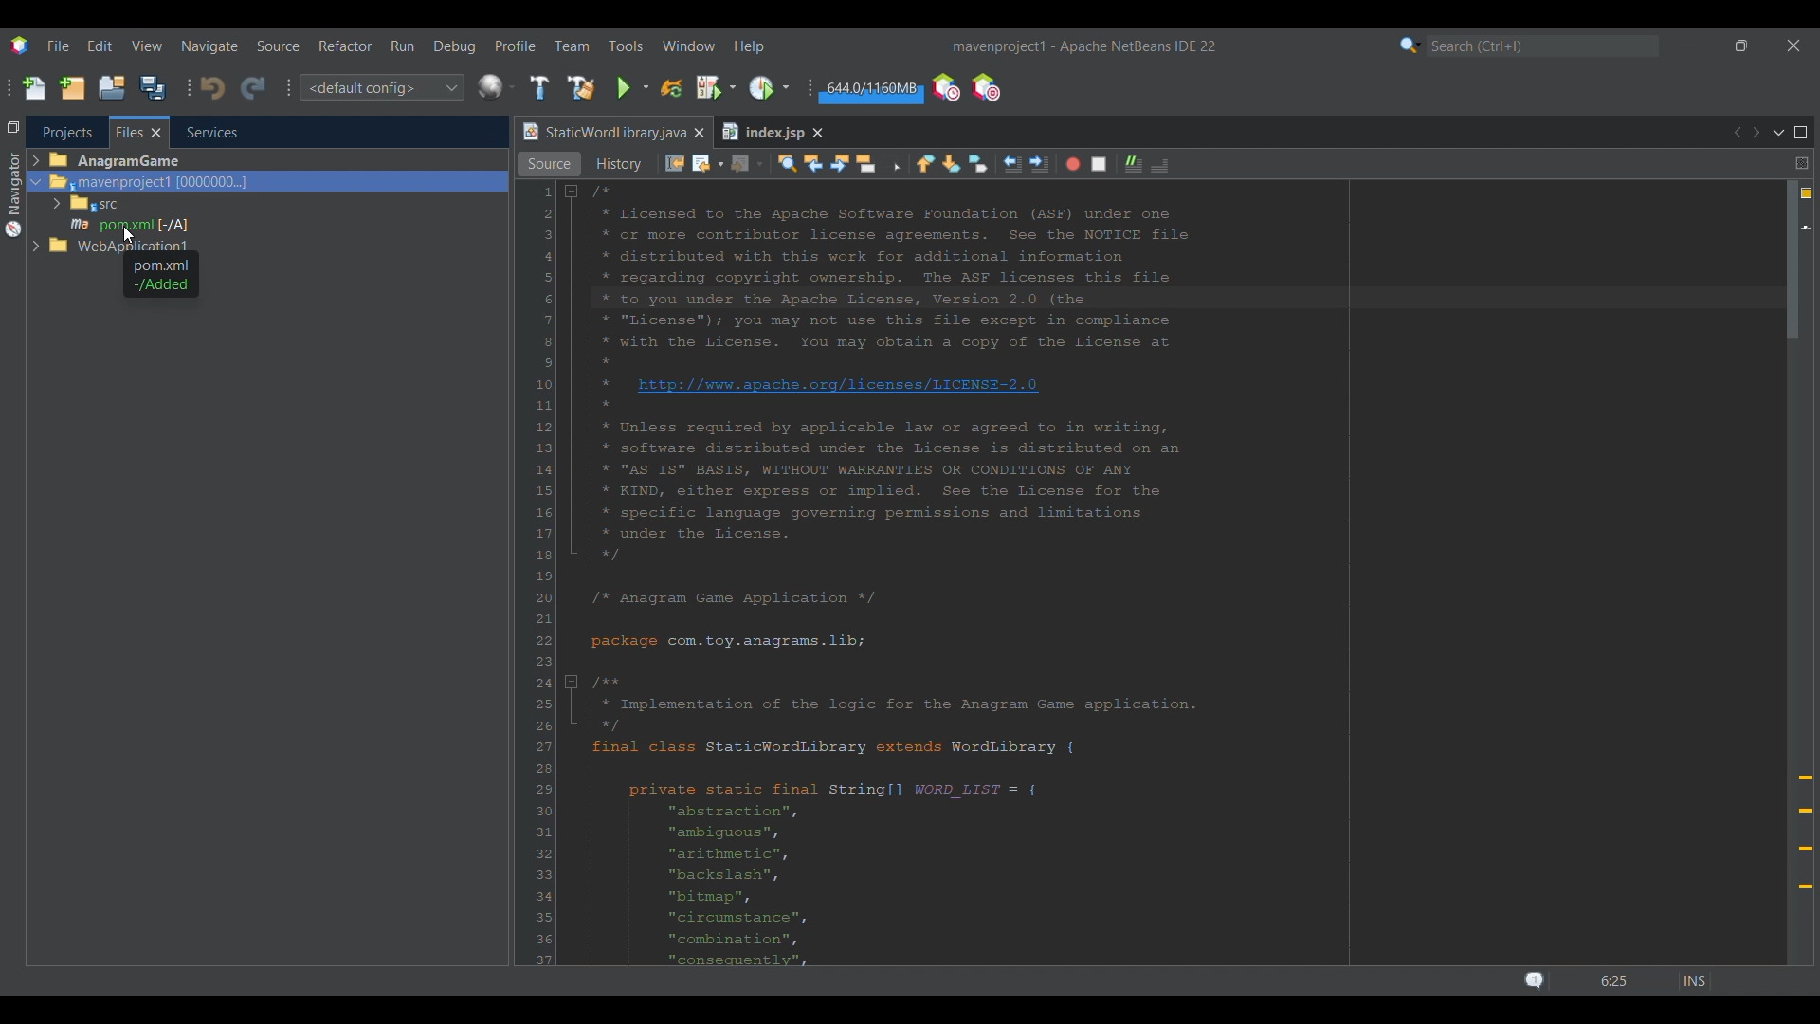 The image size is (1820, 1024). What do you see at coordinates (344, 46) in the screenshot?
I see `Refactor menu` at bounding box center [344, 46].